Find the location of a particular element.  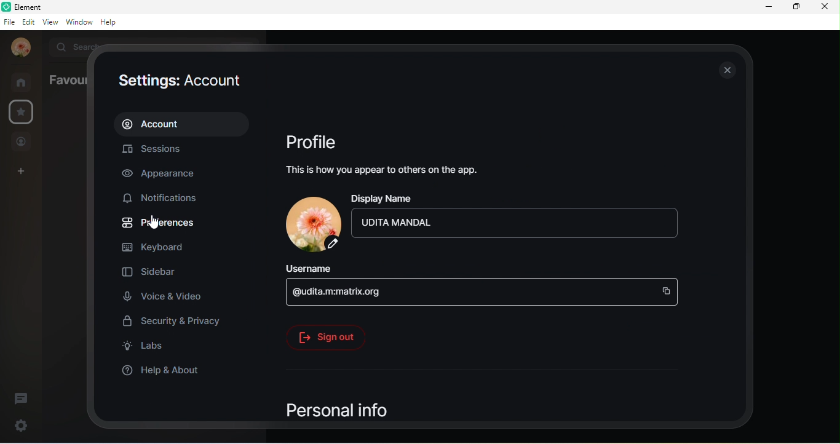

file is located at coordinates (9, 22).